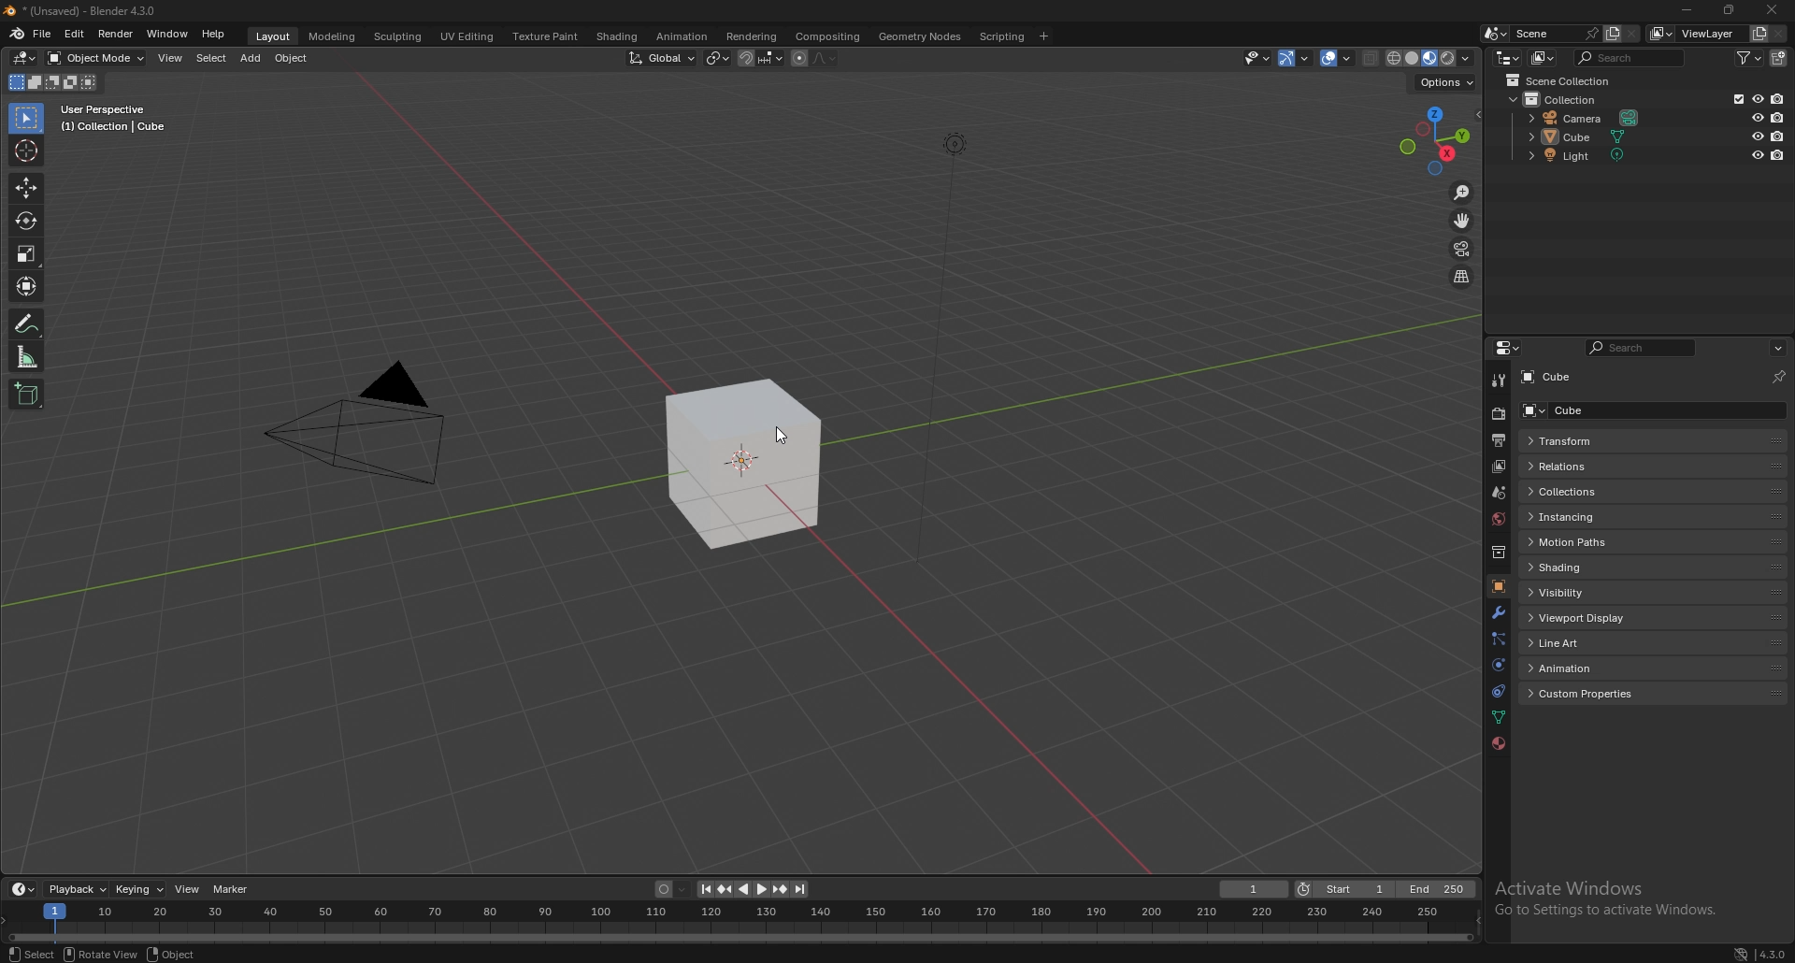 The height and width of the screenshot is (963, 1795). I want to click on edit, so click(75, 33).